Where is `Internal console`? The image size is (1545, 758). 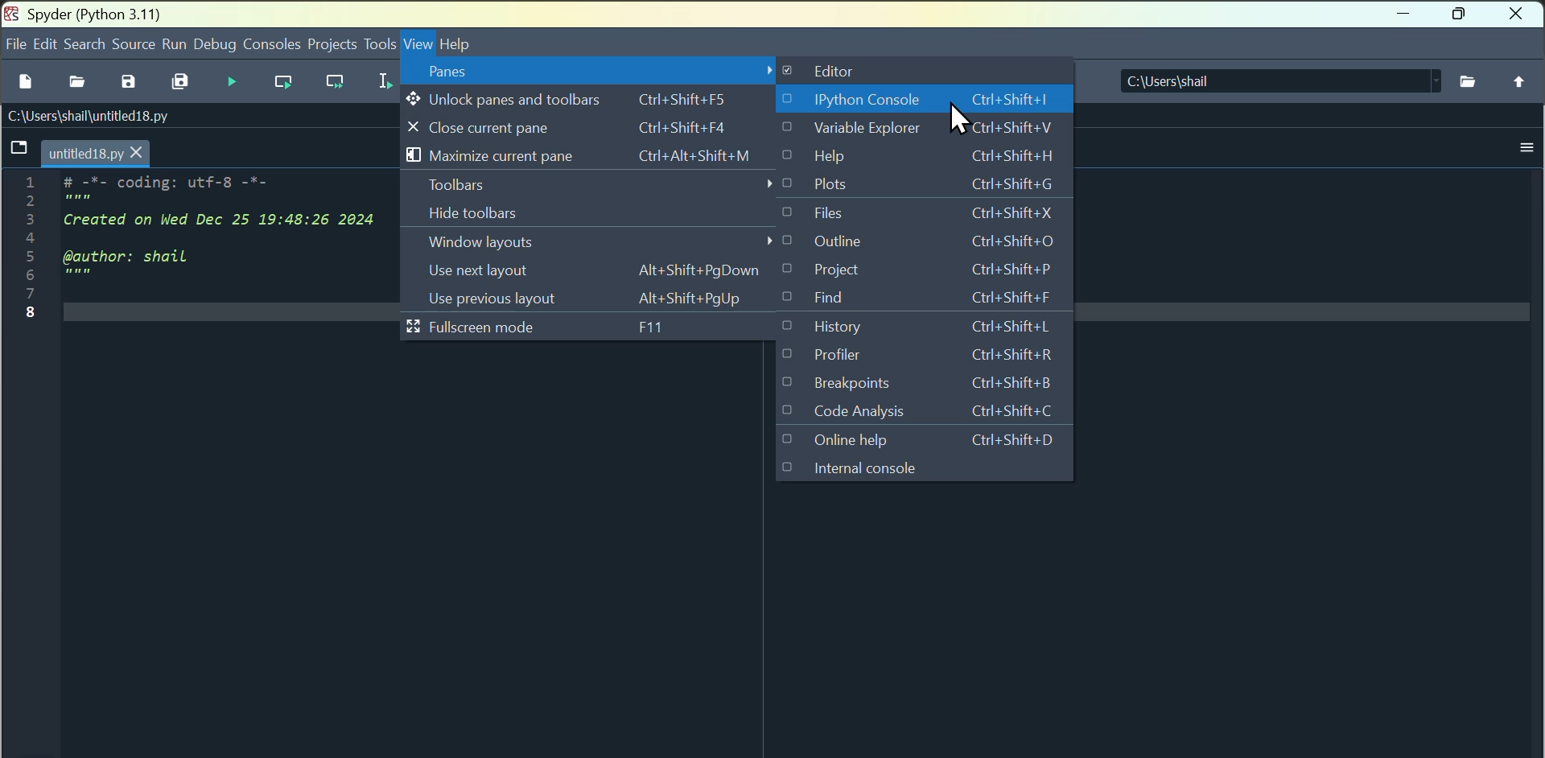 Internal console is located at coordinates (871, 470).